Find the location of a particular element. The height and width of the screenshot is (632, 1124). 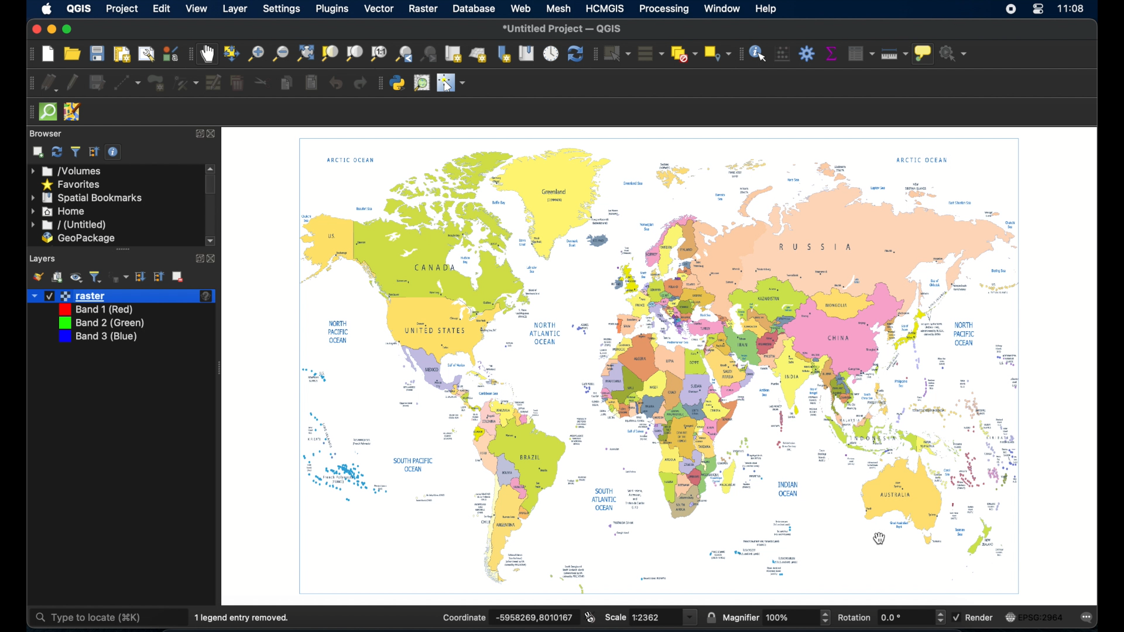

manage map theme is located at coordinates (77, 279).